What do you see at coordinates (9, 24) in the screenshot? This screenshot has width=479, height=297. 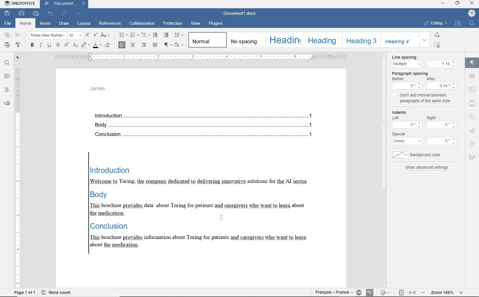 I see `file` at bounding box center [9, 24].